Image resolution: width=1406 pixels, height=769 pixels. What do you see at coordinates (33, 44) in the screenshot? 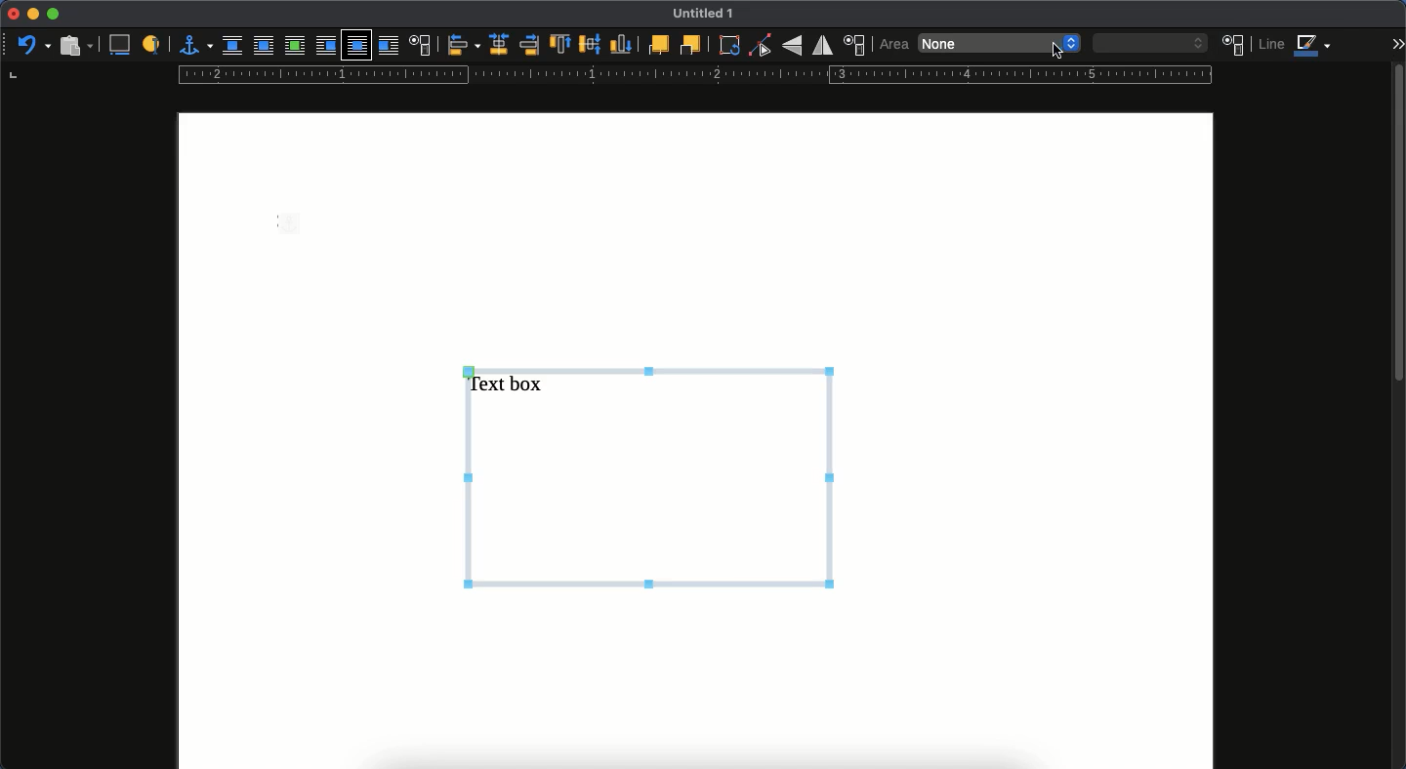
I see `undo` at bounding box center [33, 44].